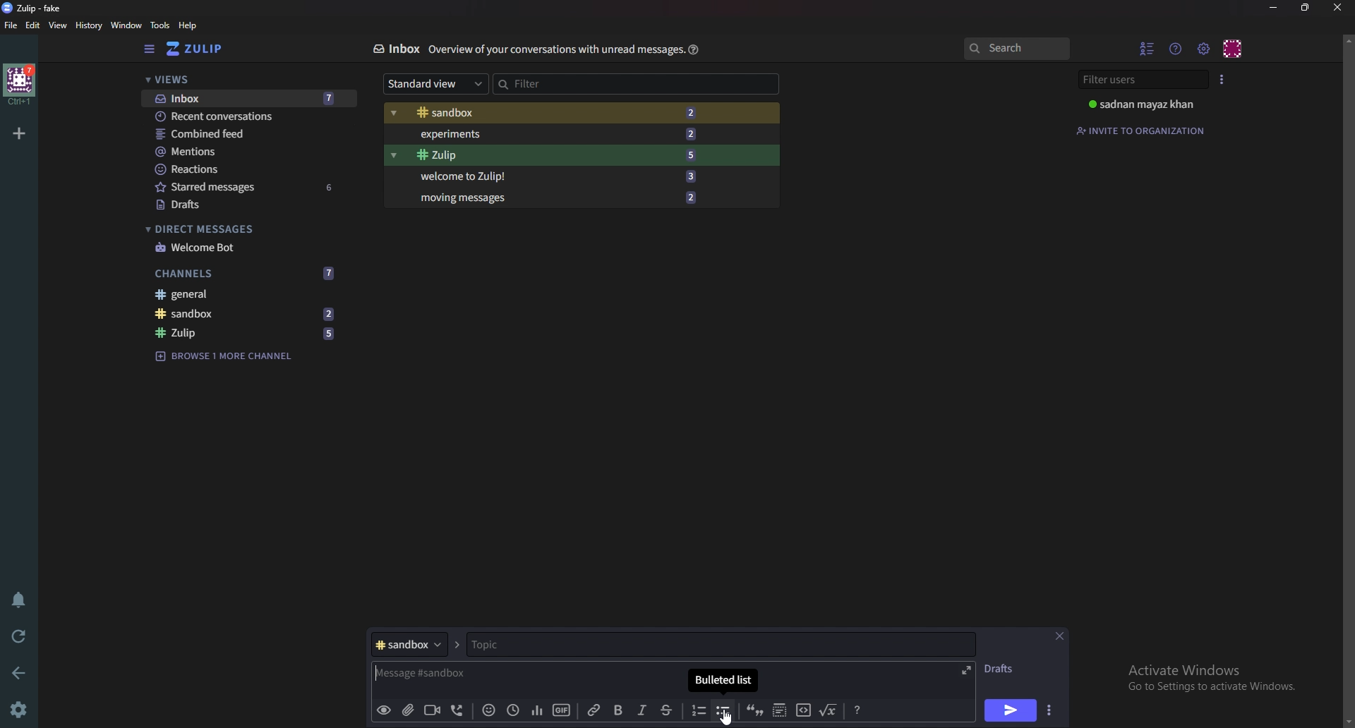 The image size is (1355, 728). What do you see at coordinates (723, 710) in the screenshot?
I see `Bullet list` at bounding box center [723, 710].